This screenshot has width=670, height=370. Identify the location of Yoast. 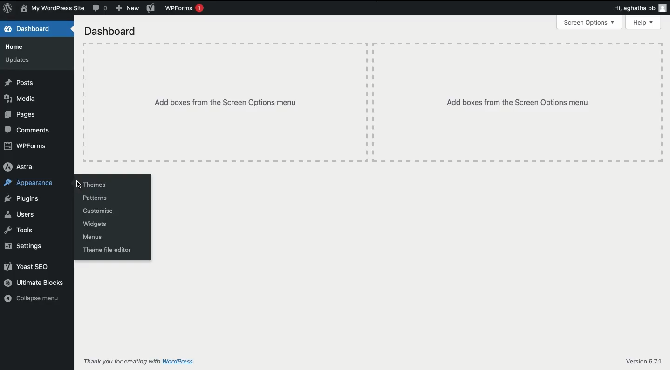
(149, 8).